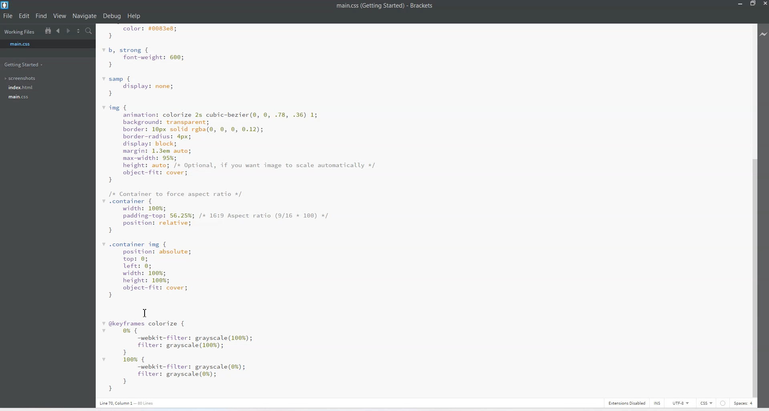  What do you see at coordinates (41, 16) in the screenshot?
I see `Find` at bounding box center [41, 16].